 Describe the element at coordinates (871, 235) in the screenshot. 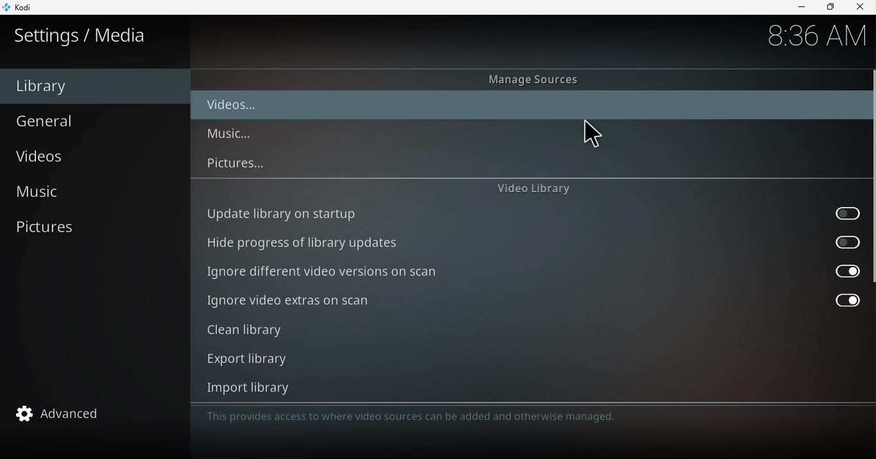

I see `scroll bar` at that location.